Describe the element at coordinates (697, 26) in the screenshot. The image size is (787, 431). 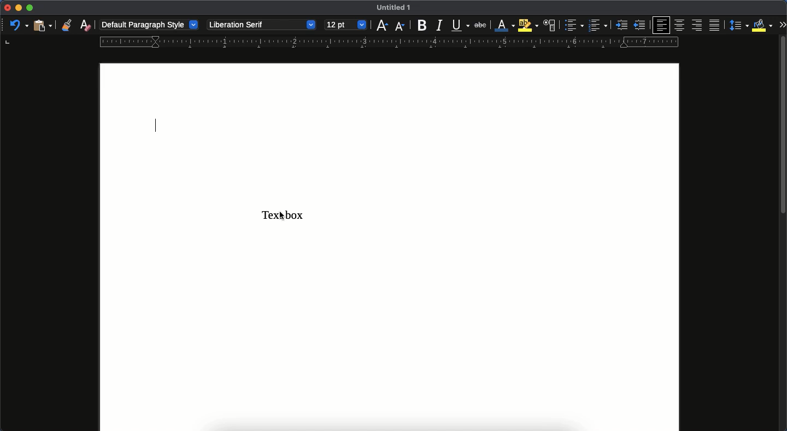
I see `right align` at that location.